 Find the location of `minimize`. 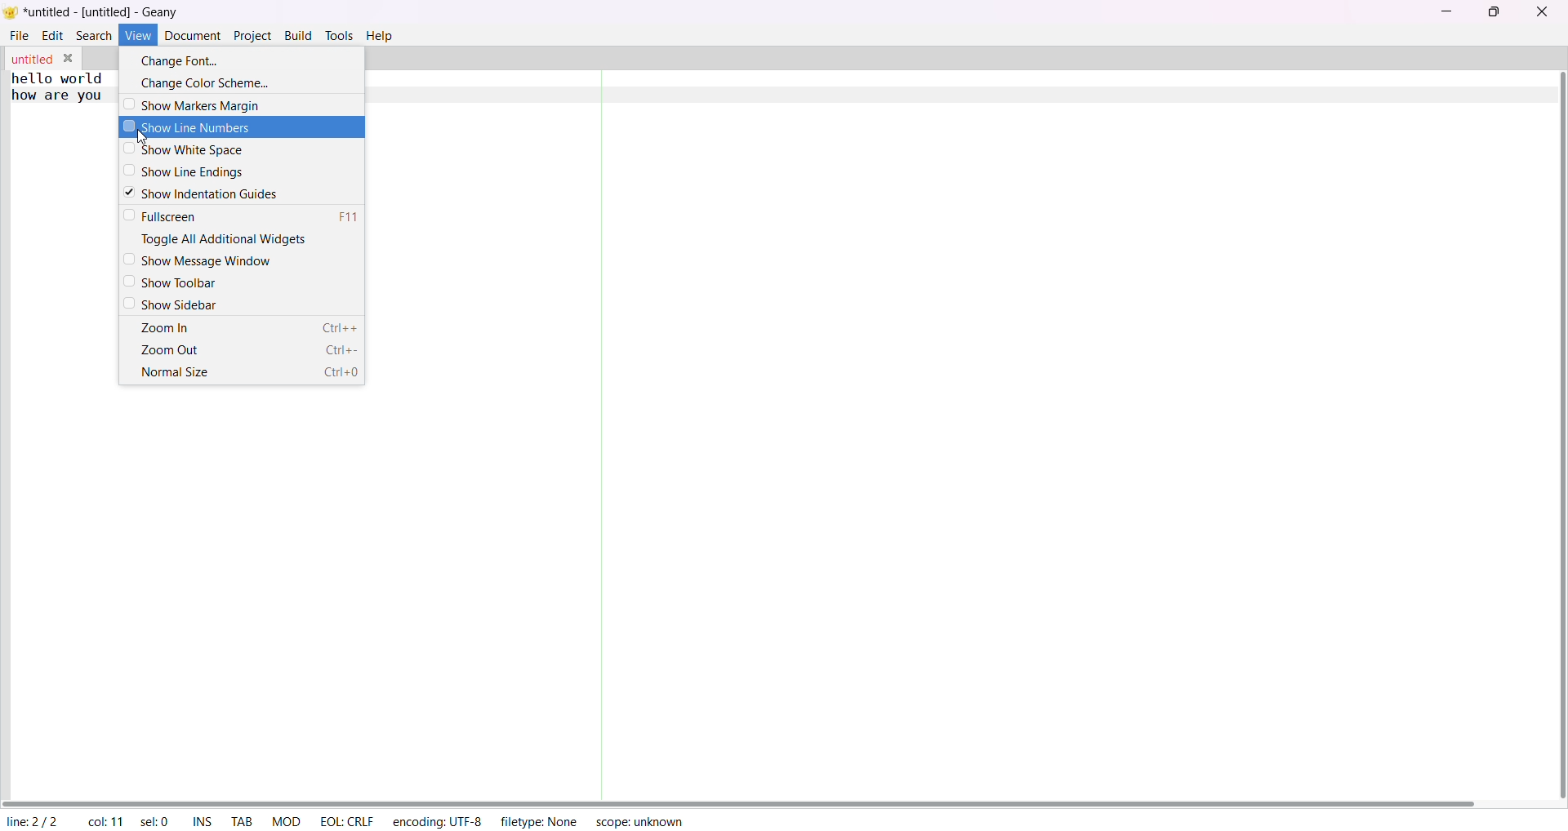

minimize is located at coordinates (1444, 13).